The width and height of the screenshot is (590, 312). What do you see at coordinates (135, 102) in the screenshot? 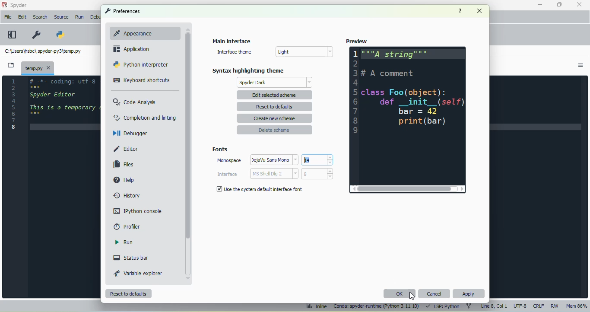
I see `code analysis` at bounding box center [135, 102].